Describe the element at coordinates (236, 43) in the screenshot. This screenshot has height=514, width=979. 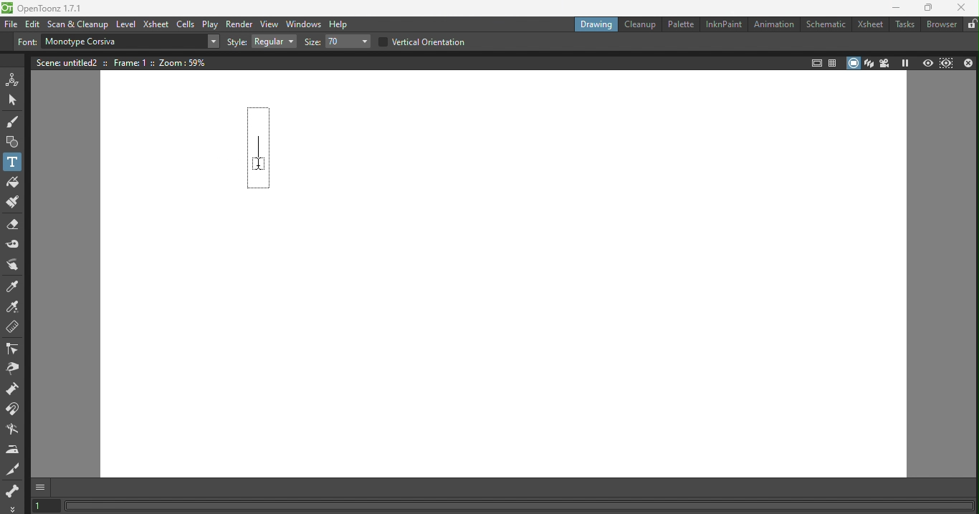
I see `Style` at that location.